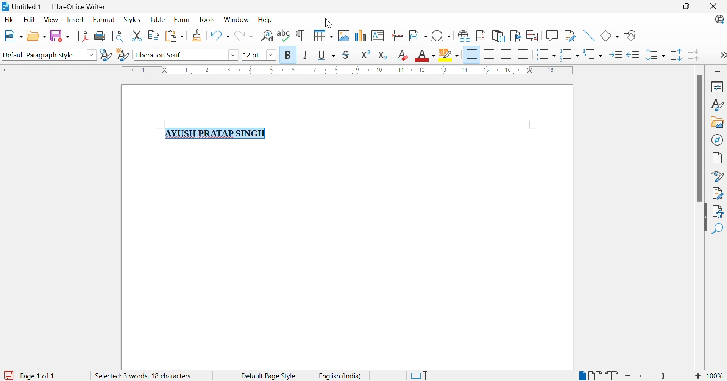 The height and width of the screenshot is (381, 727). Describe the element at coordinates (570, 54) in the screenshot. I see `Toggle Ordered List` at that location.